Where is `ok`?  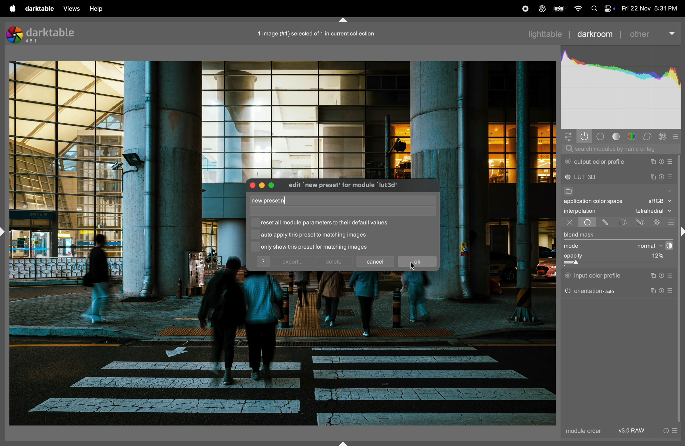
ok is located at coordinates (417, 262).